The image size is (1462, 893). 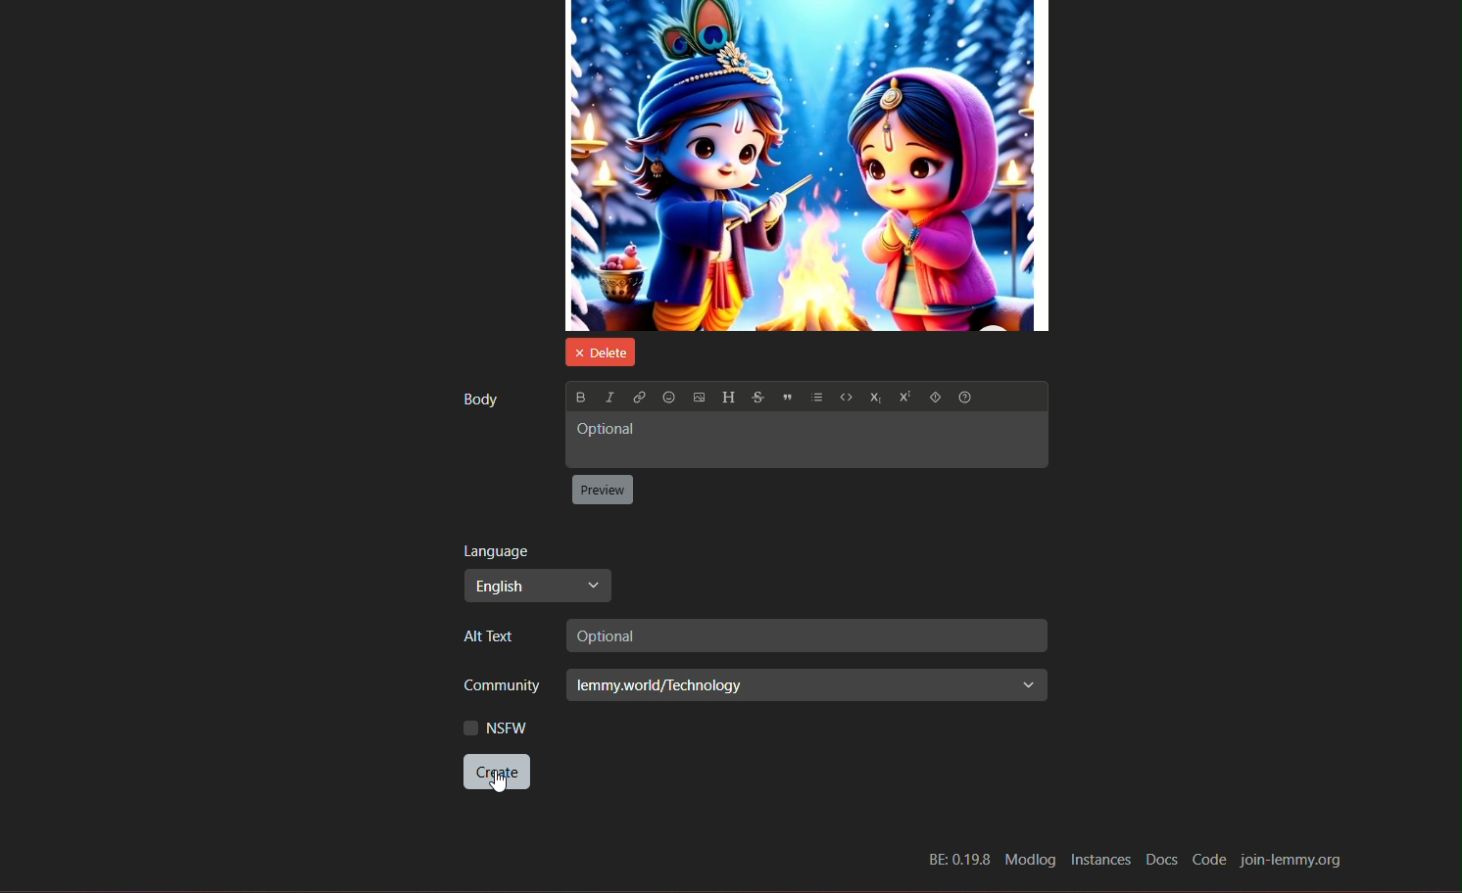 What do you see at coordinates (817, 399) in the screenshot?
I see `list` at bounding box center [817, 399].